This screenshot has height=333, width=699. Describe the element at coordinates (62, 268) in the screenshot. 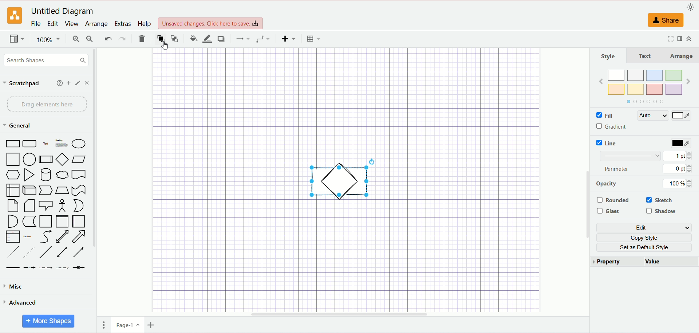

I see `Connector with 3 label` at that location.